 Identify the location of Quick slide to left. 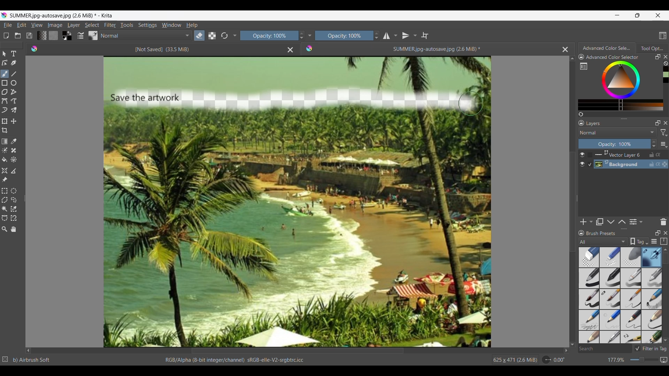
(28, 351).